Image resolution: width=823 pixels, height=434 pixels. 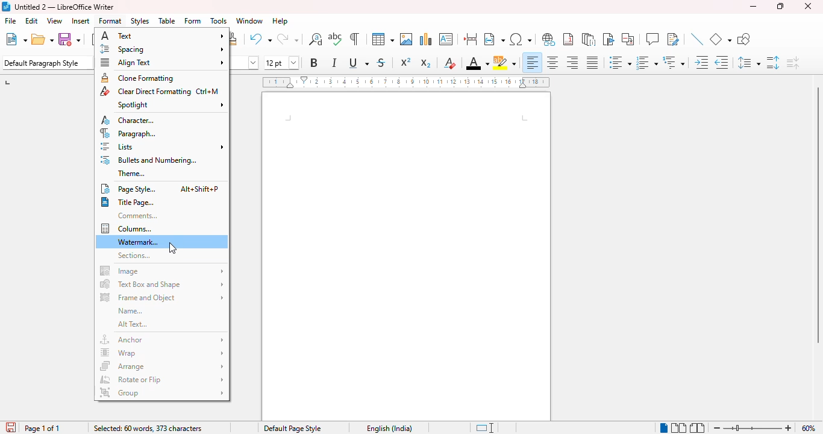 I want to click on format, so click(x=111, y=20).